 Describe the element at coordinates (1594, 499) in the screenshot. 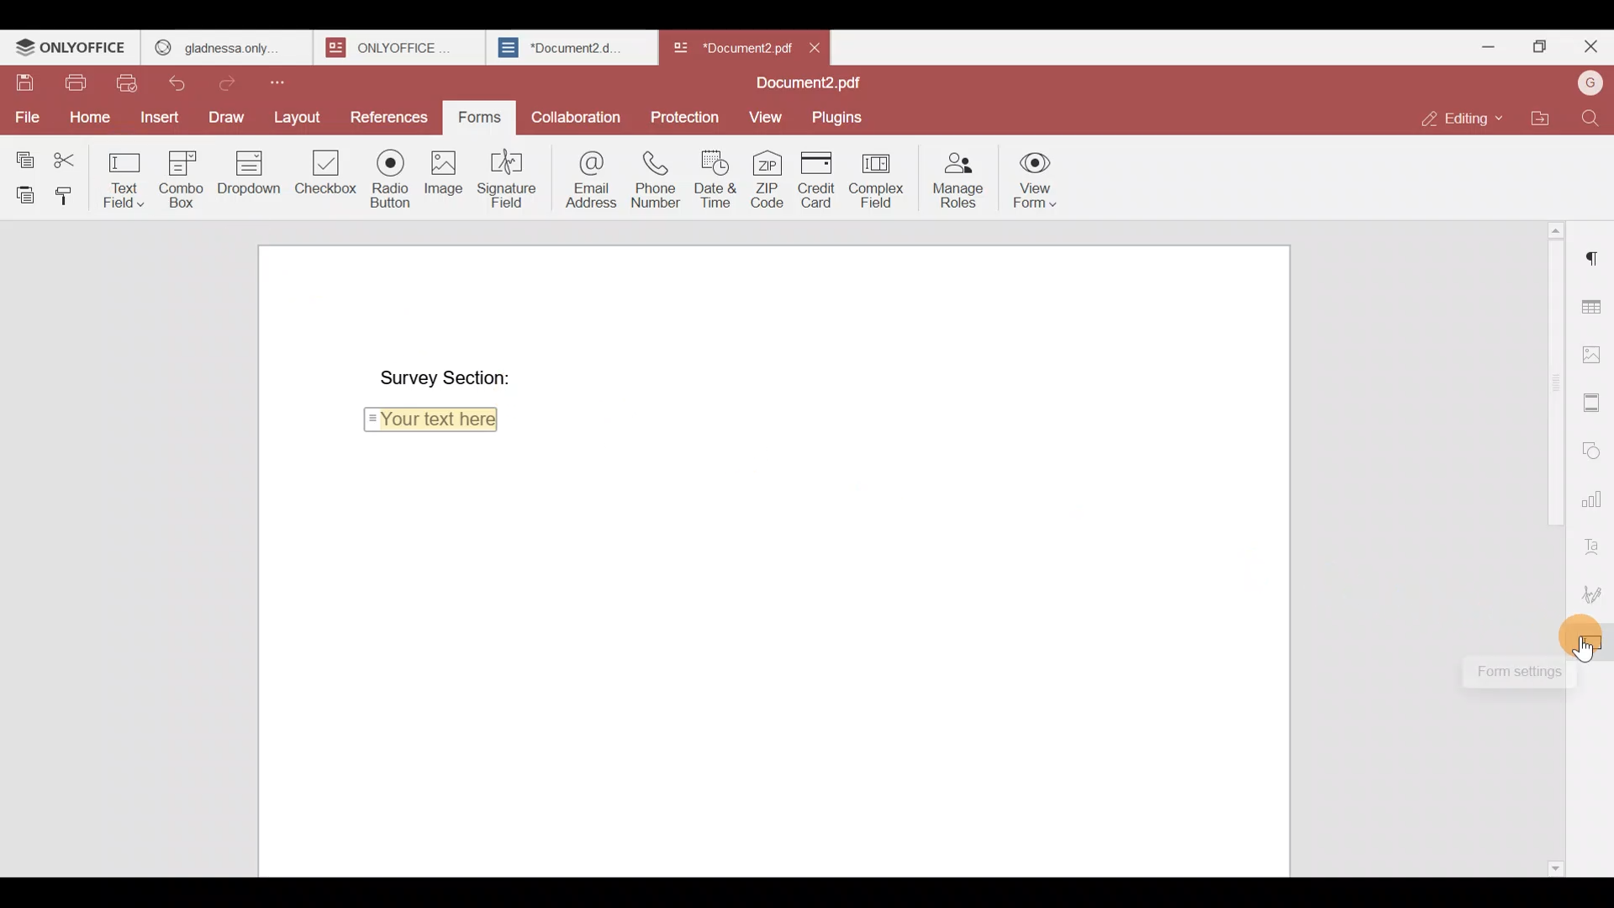

I see `Chart settings` at that location.